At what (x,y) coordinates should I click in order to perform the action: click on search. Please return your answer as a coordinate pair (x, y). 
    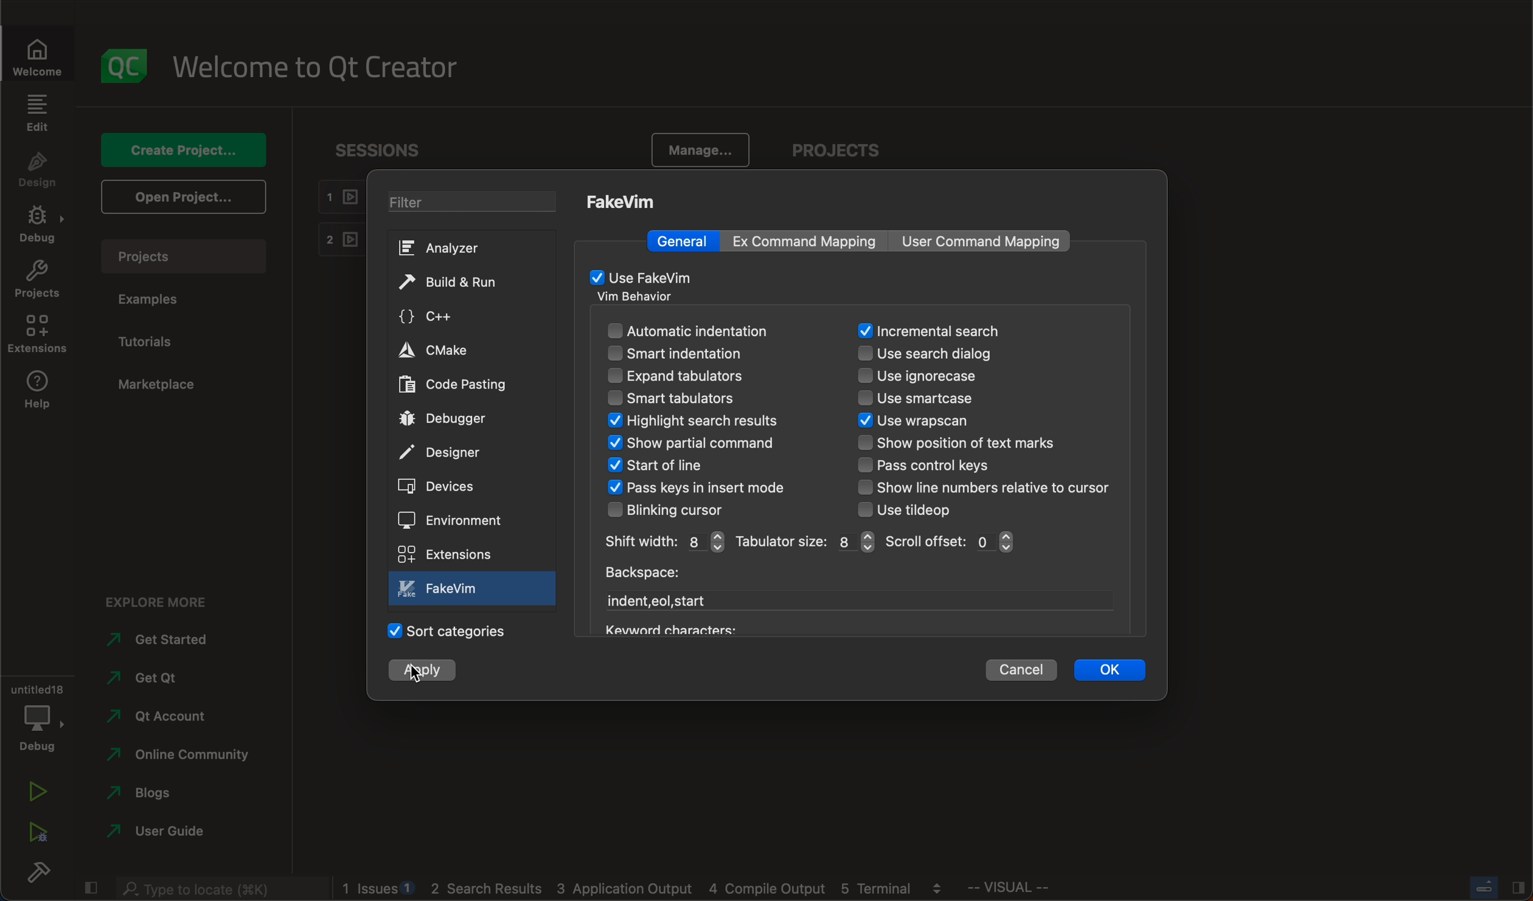
    Looking at the image, I should click on (929, 331).